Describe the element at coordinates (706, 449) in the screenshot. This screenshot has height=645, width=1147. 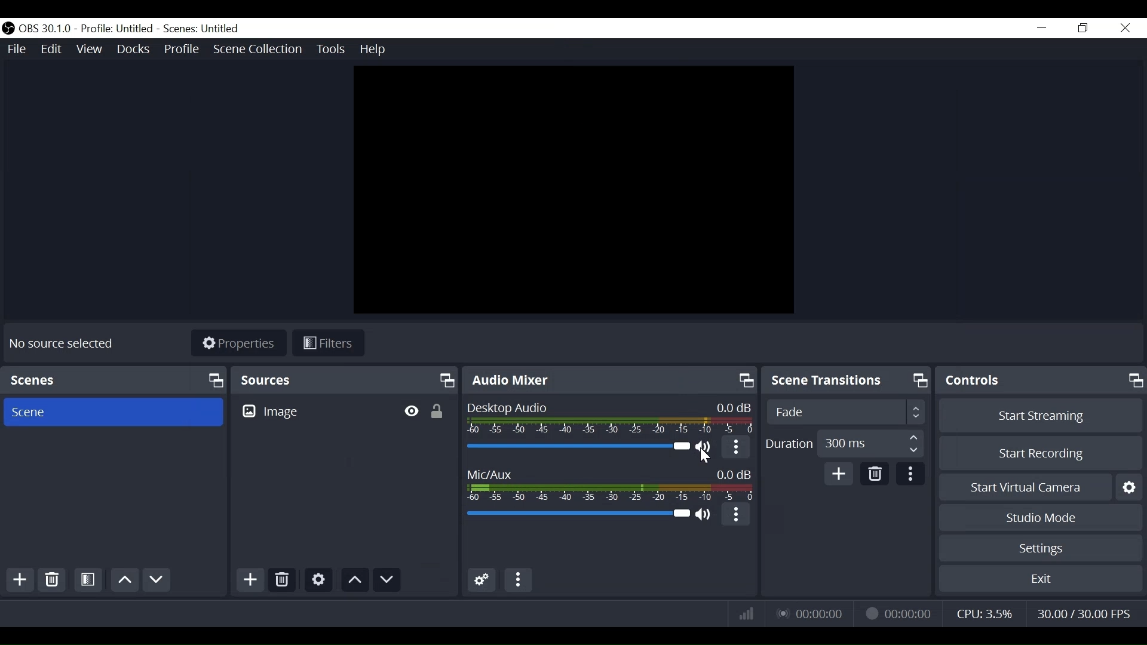
I see `Audio On` at that location.